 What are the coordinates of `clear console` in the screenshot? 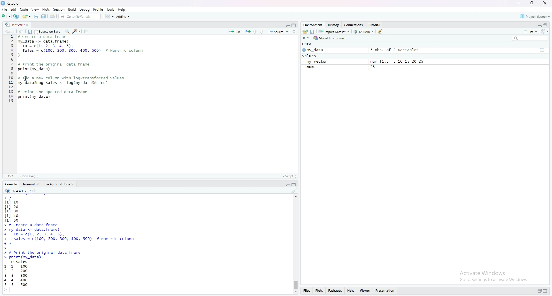 It's located at (294, 191).